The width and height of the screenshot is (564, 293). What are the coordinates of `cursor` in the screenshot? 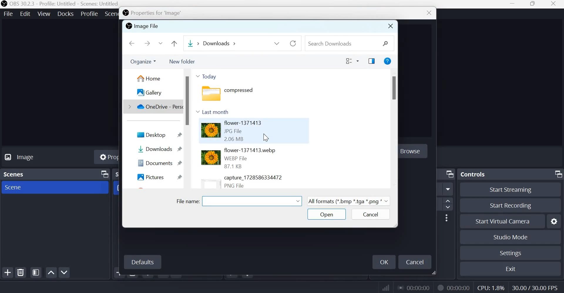 It's located at (267, 137).